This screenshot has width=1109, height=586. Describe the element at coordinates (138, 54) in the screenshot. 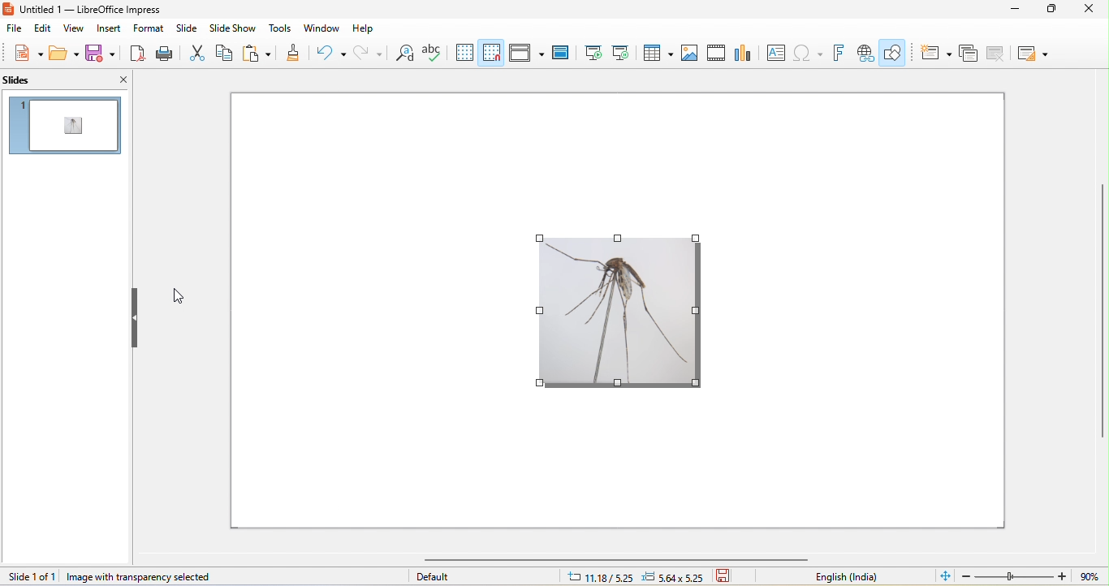

I see `File` at that location.